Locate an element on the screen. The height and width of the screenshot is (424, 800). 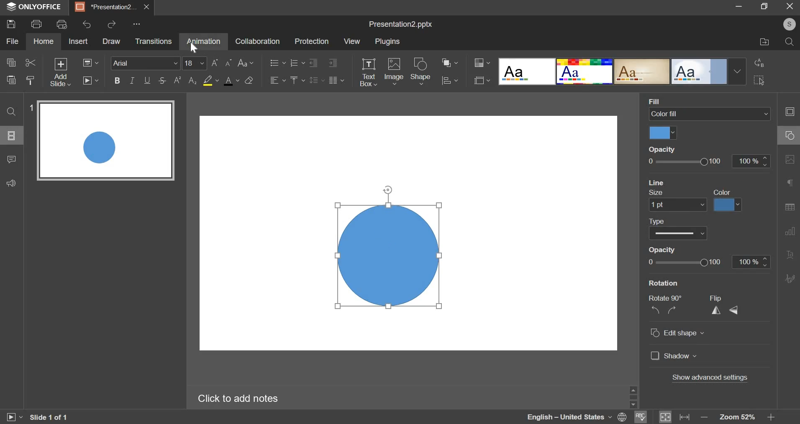
minimize is located at coordinates (737, 7).